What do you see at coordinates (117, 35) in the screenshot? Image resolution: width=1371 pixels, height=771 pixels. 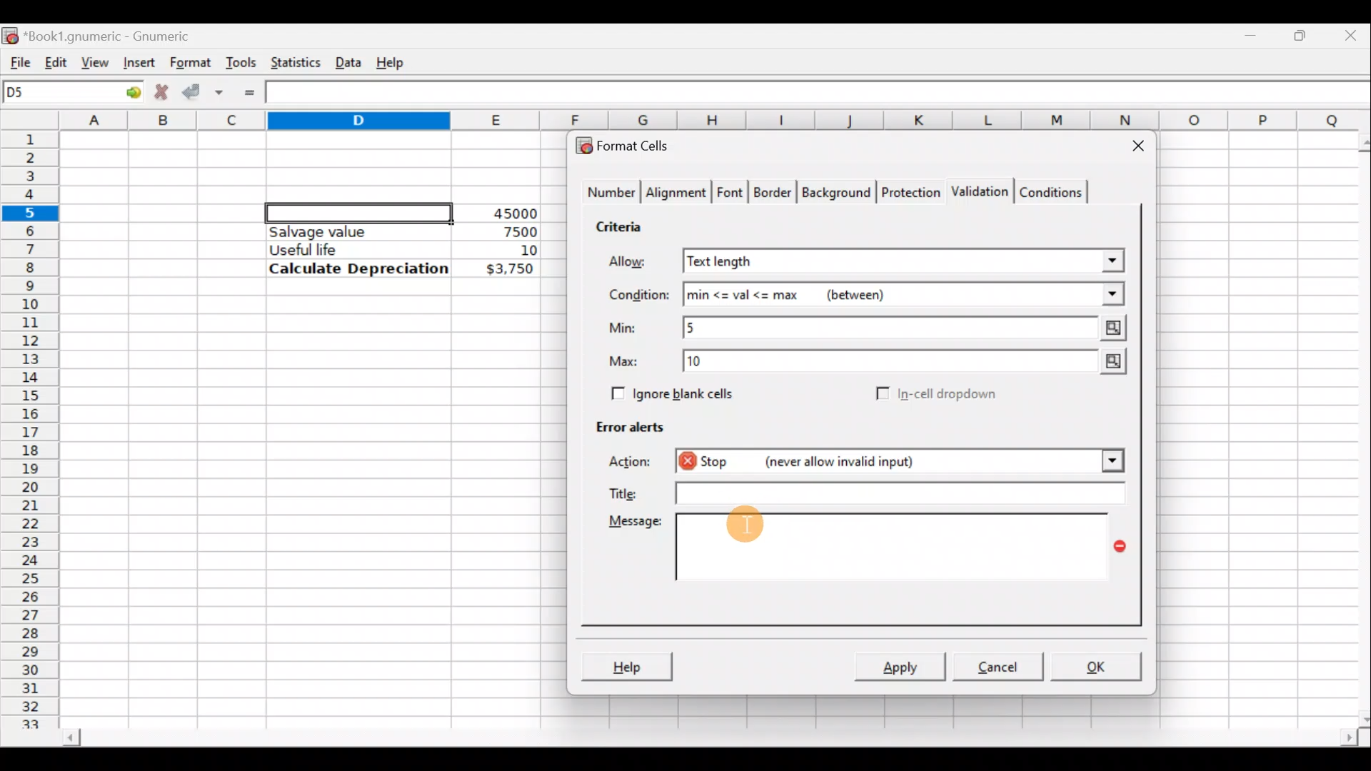 I see `Book1.gnumeric - Gnumeric` at bounding box center [117, 35].